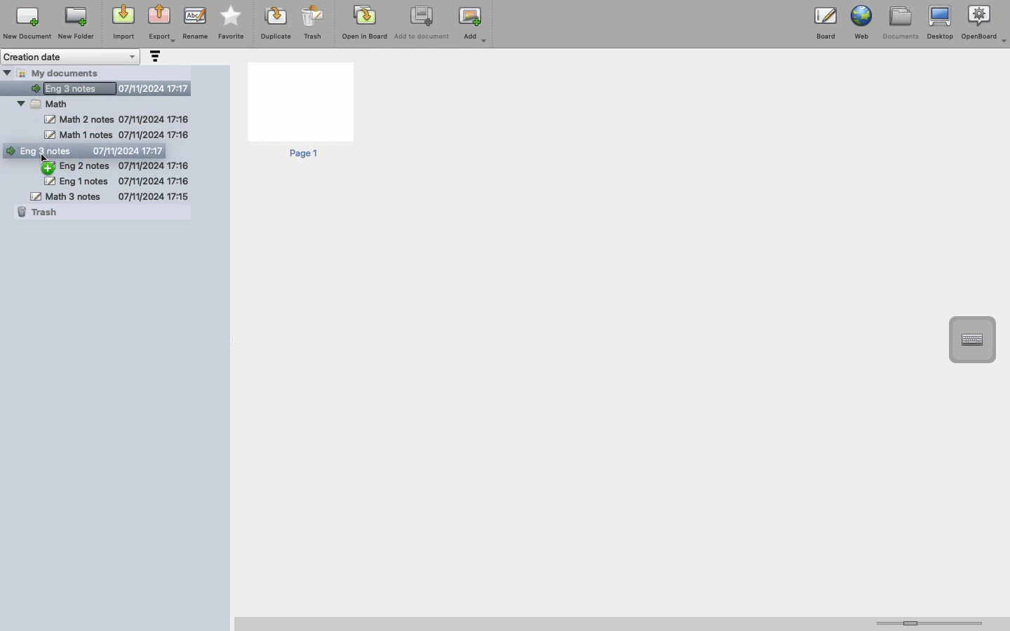  Describe the element at coordinates (116, 181) in the screenshot. I see `Eng 1 notes` at that location.